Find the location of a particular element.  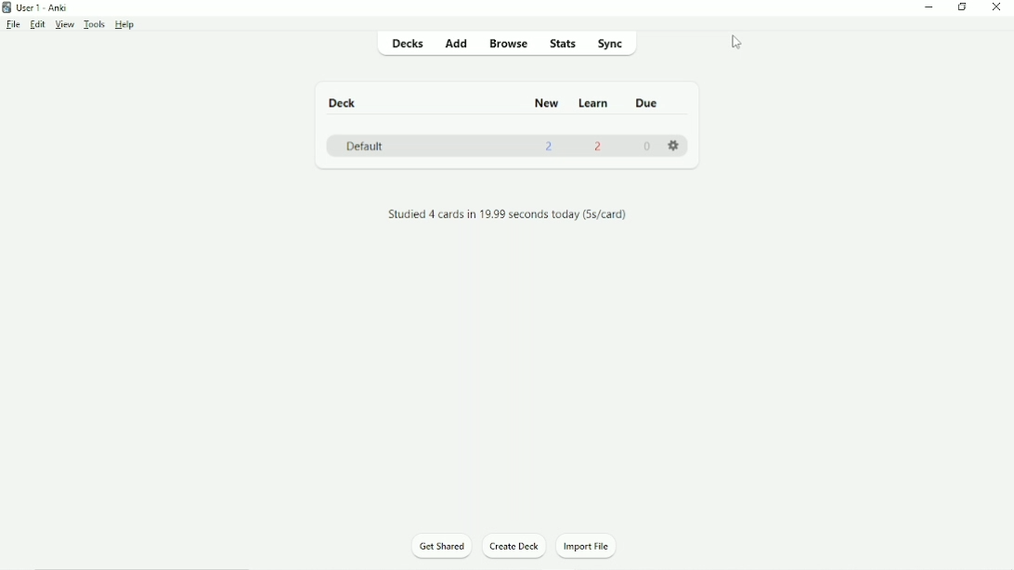

View is located at coordinates (66, 25).